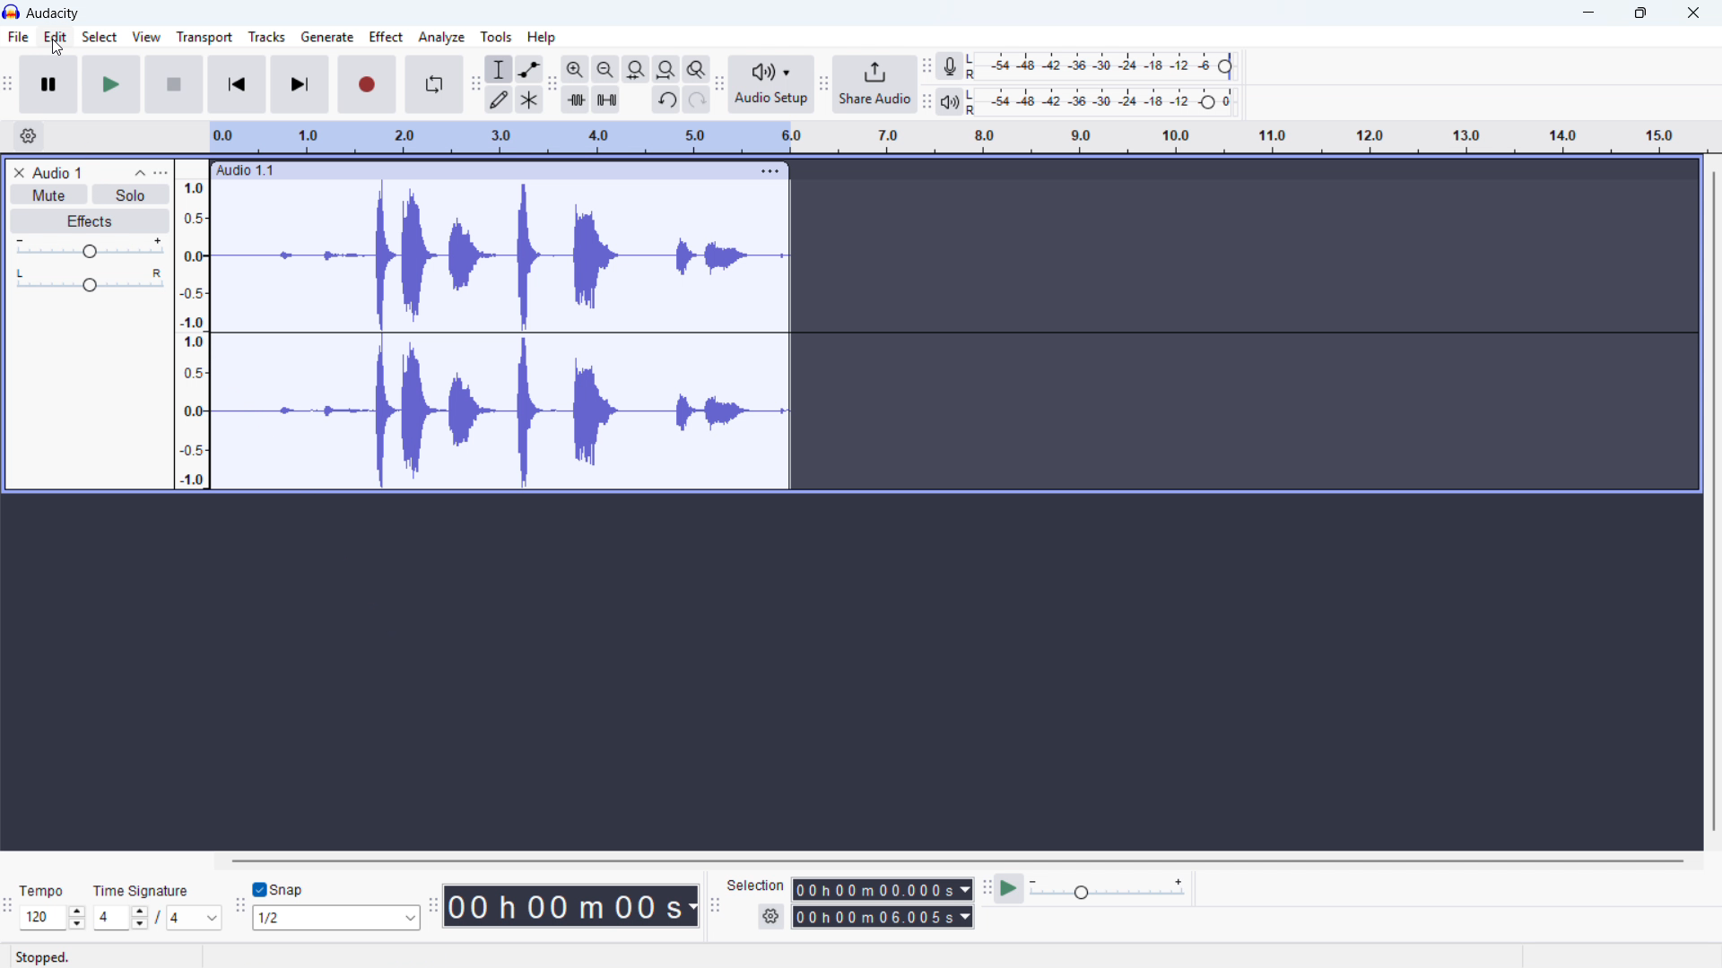  I want to click on tempo, so click(46, 890).